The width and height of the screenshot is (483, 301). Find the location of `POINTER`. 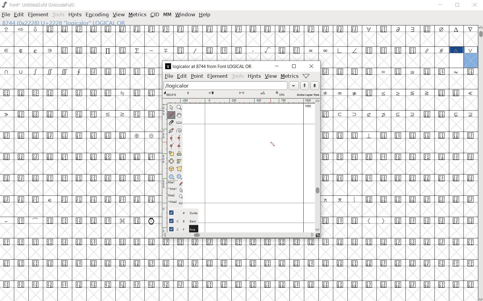

POINTER is located at coordinates (171, 107).